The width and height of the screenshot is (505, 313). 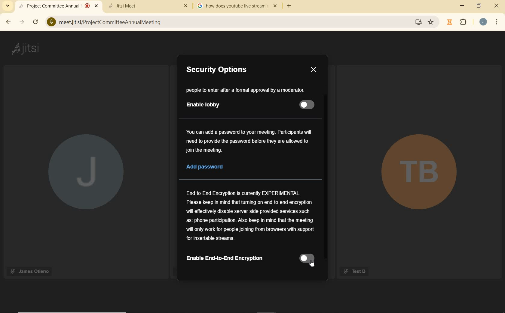 I want to click on SEARCH TABS, so click(x=8, y=6).